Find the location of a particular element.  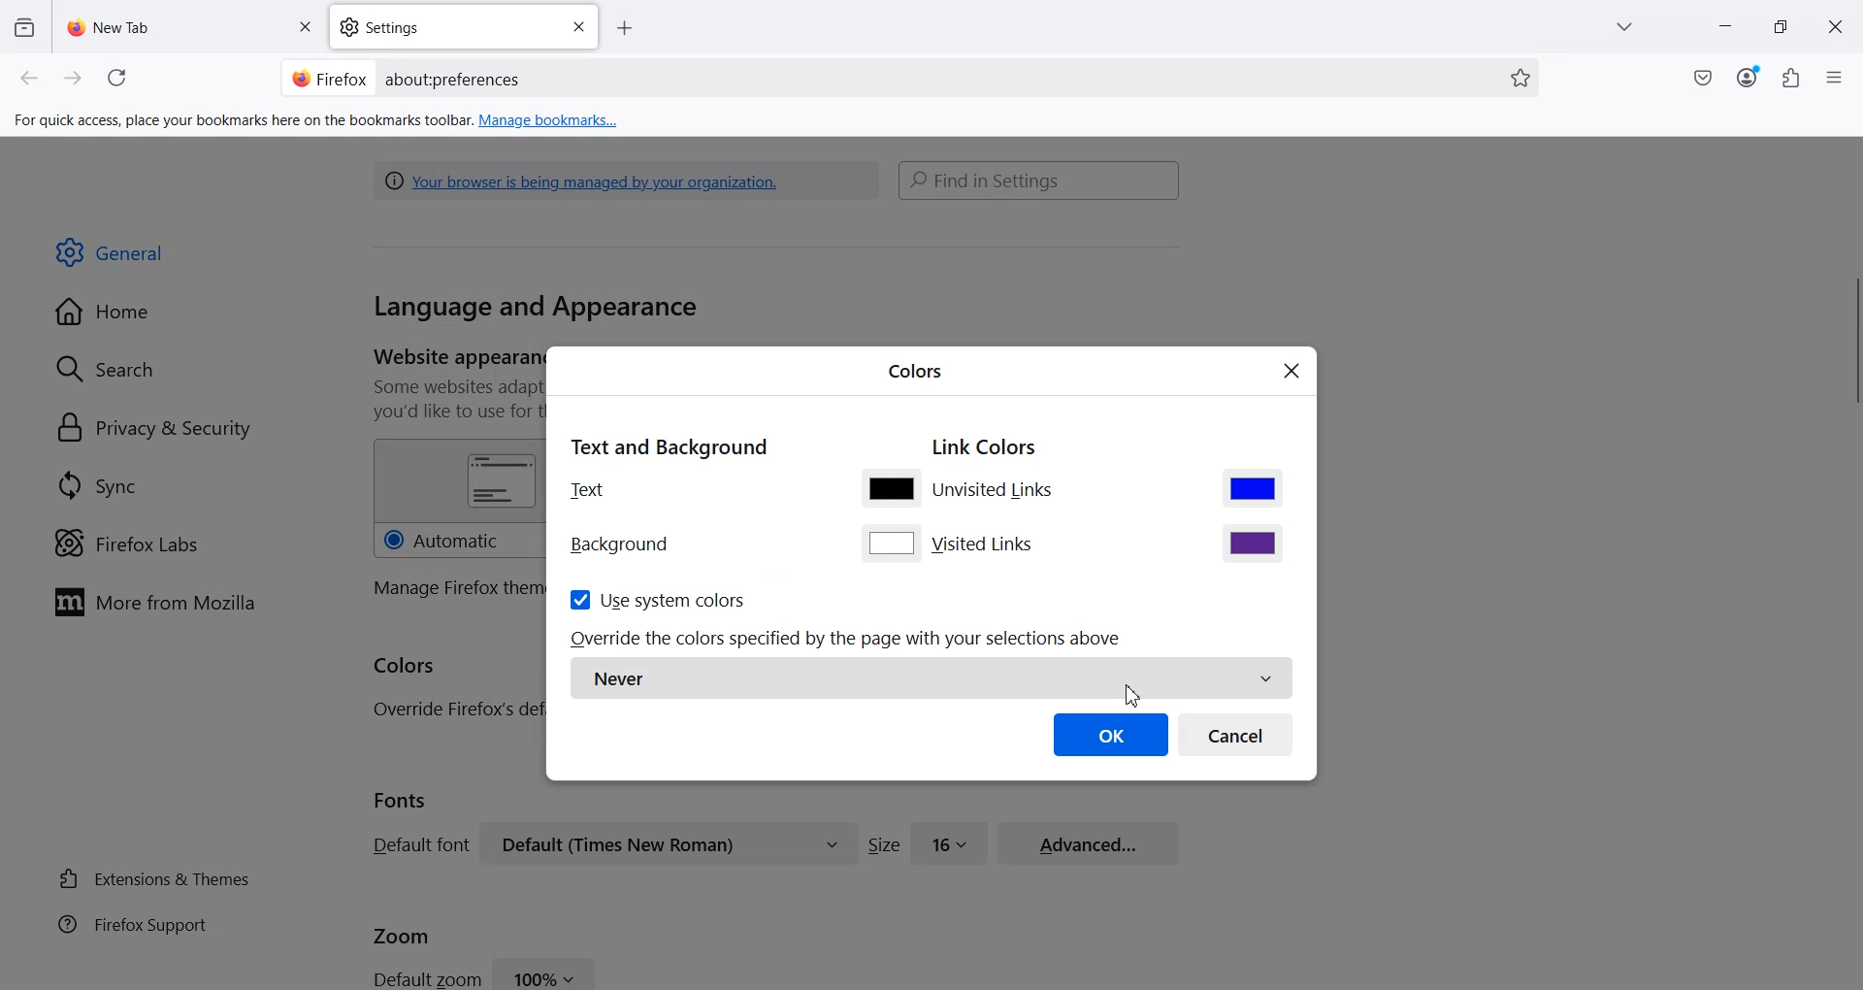

Fonts is located at coordinates (401, 800).